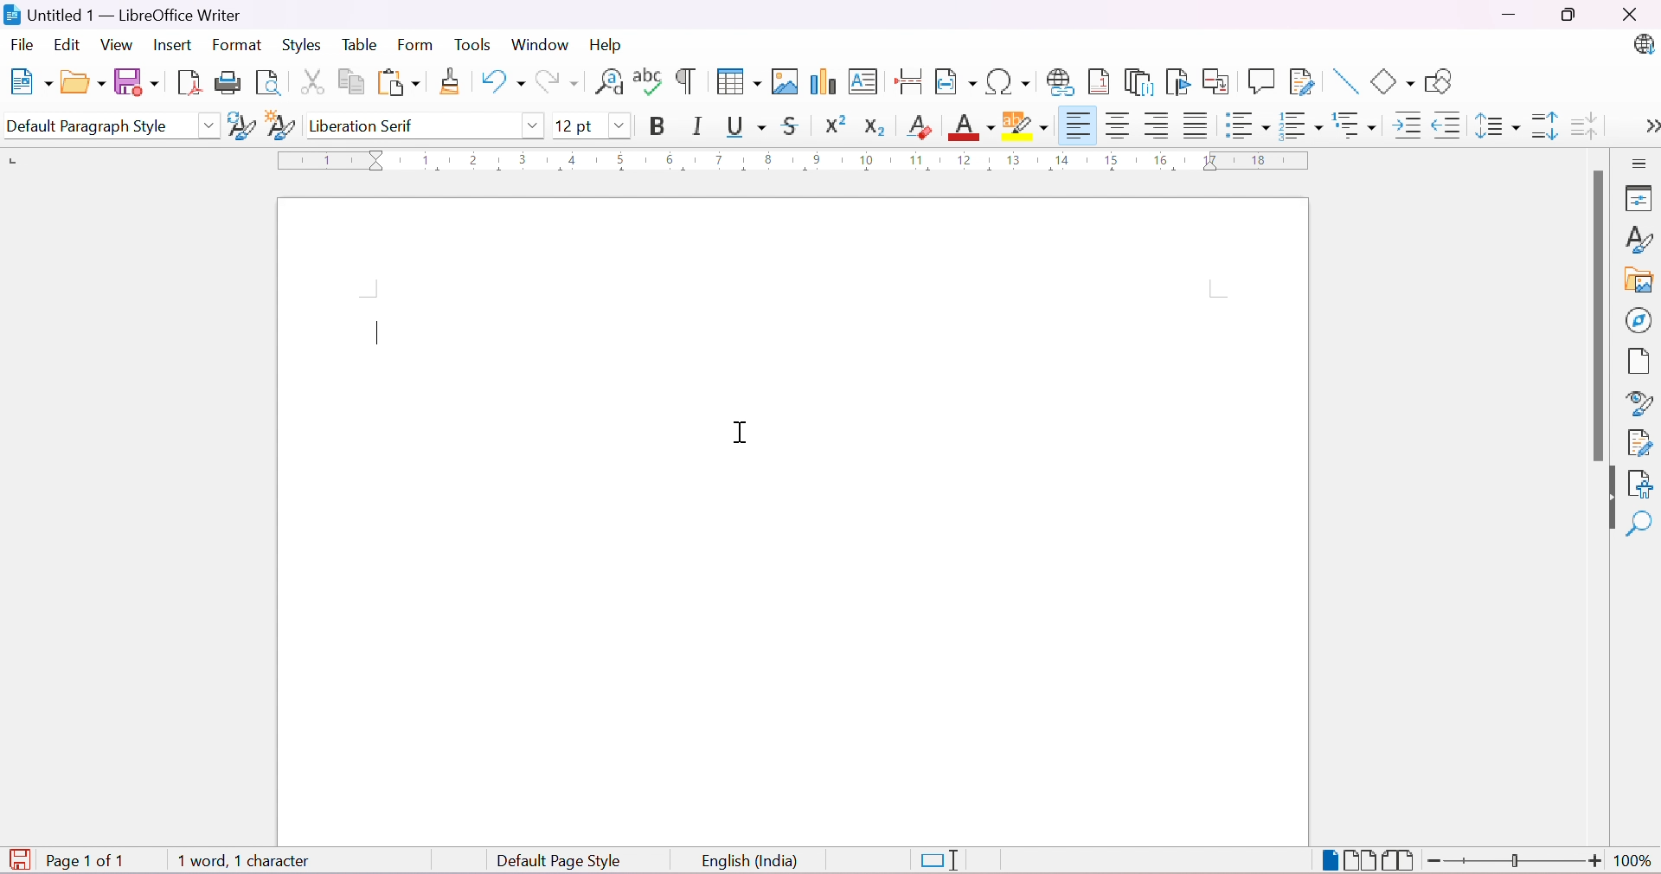 The height and width of the screenshot is (874, 1661). I want to click on Close, so click(1636, 16).